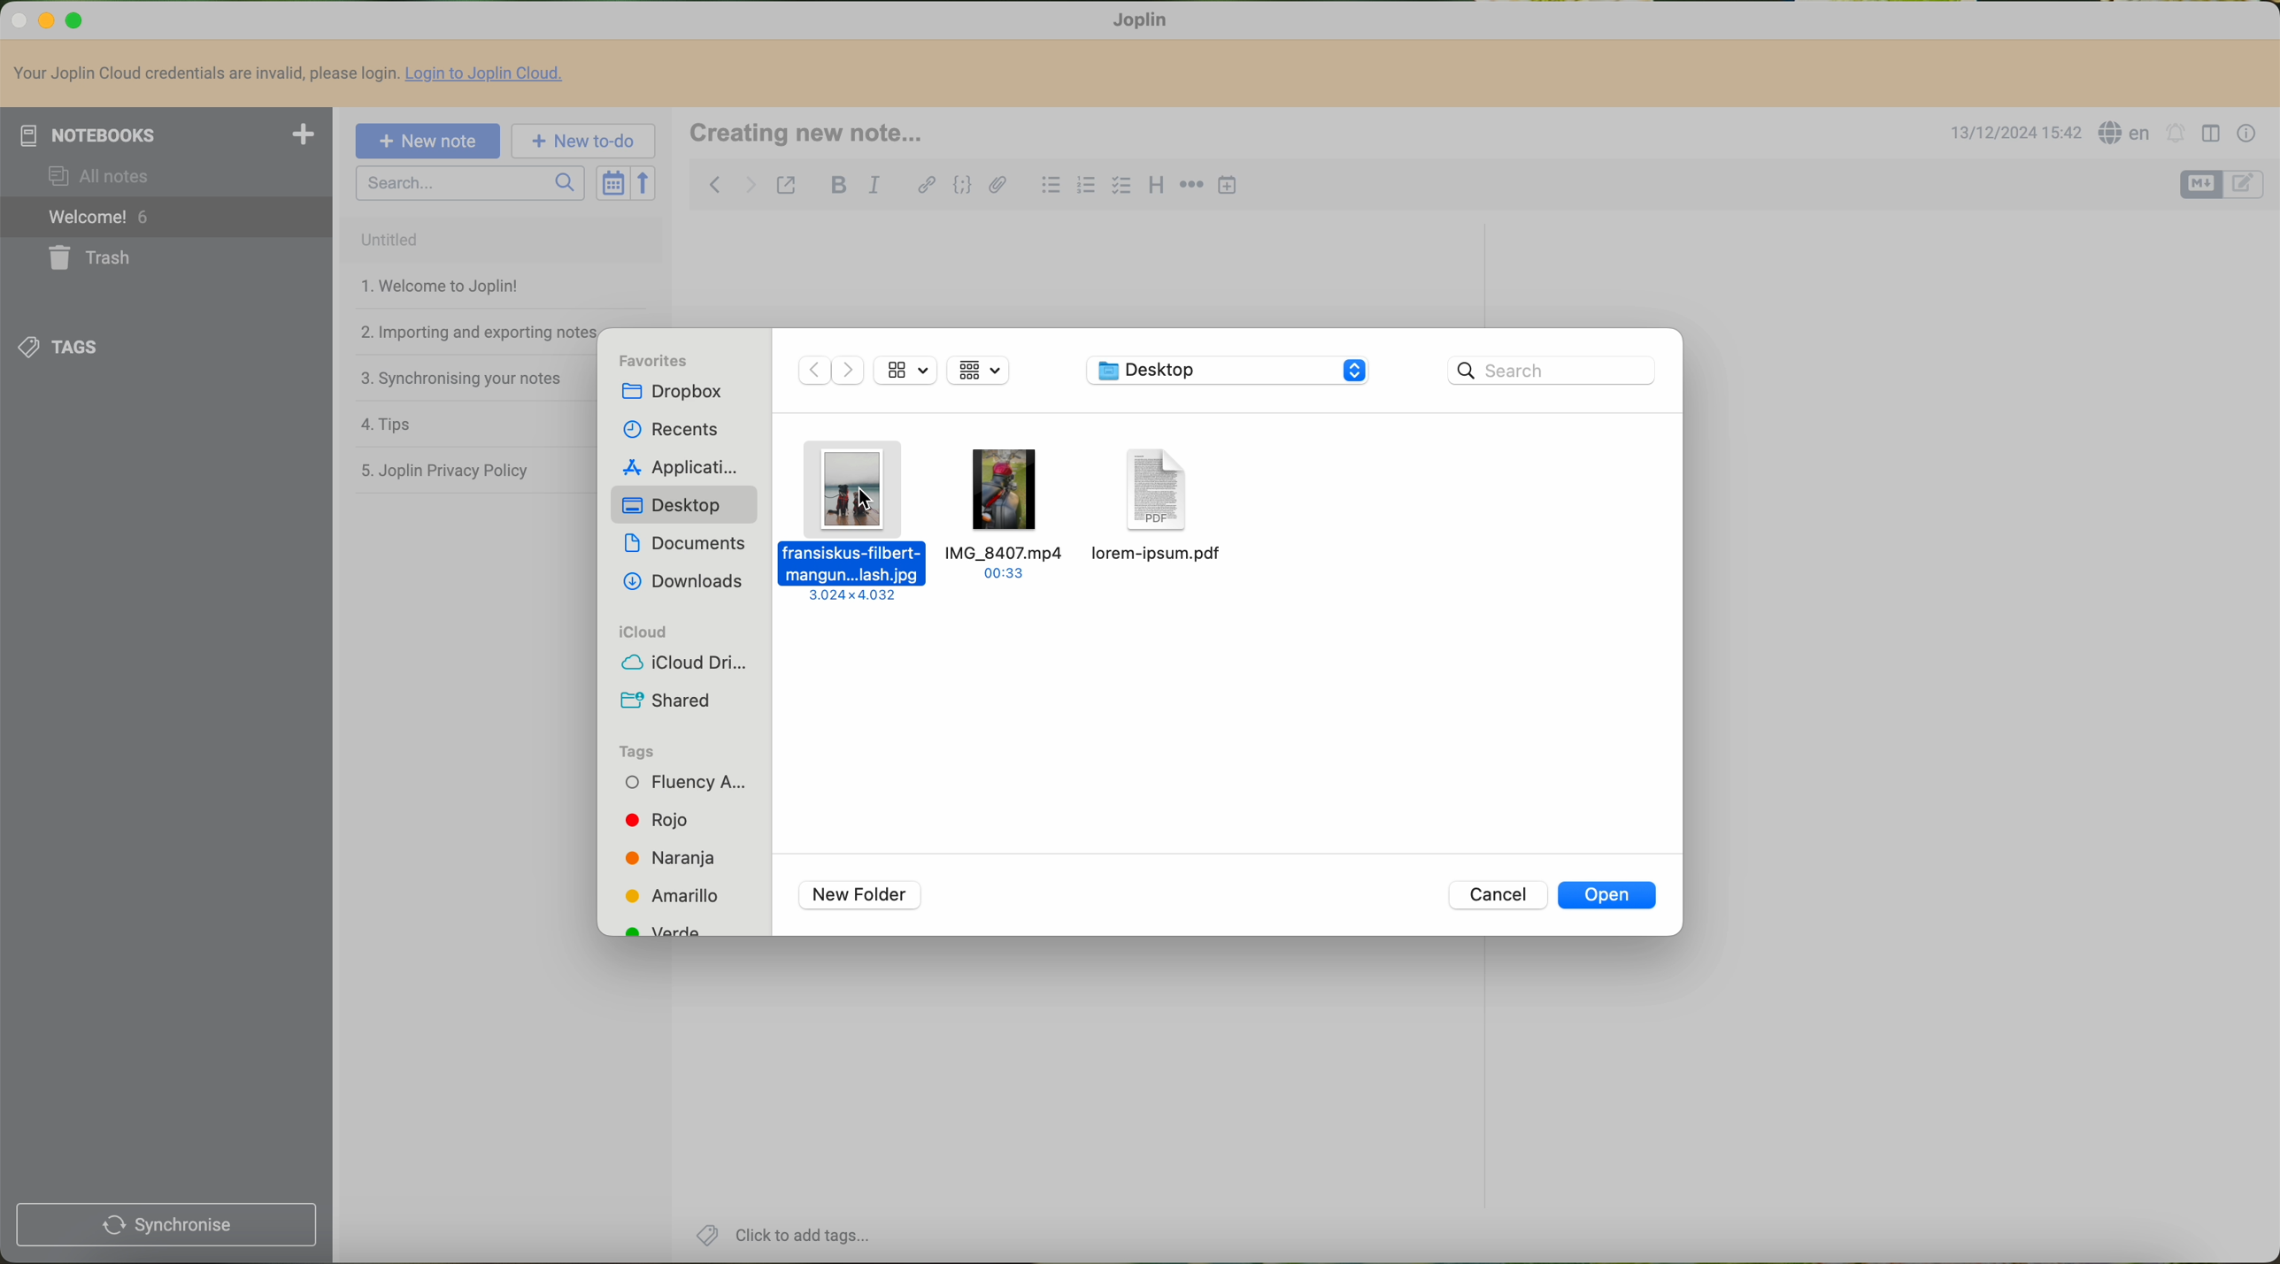  Describe the element at coordinates (60, 349) in the screenshot. I see `tags` at that location.